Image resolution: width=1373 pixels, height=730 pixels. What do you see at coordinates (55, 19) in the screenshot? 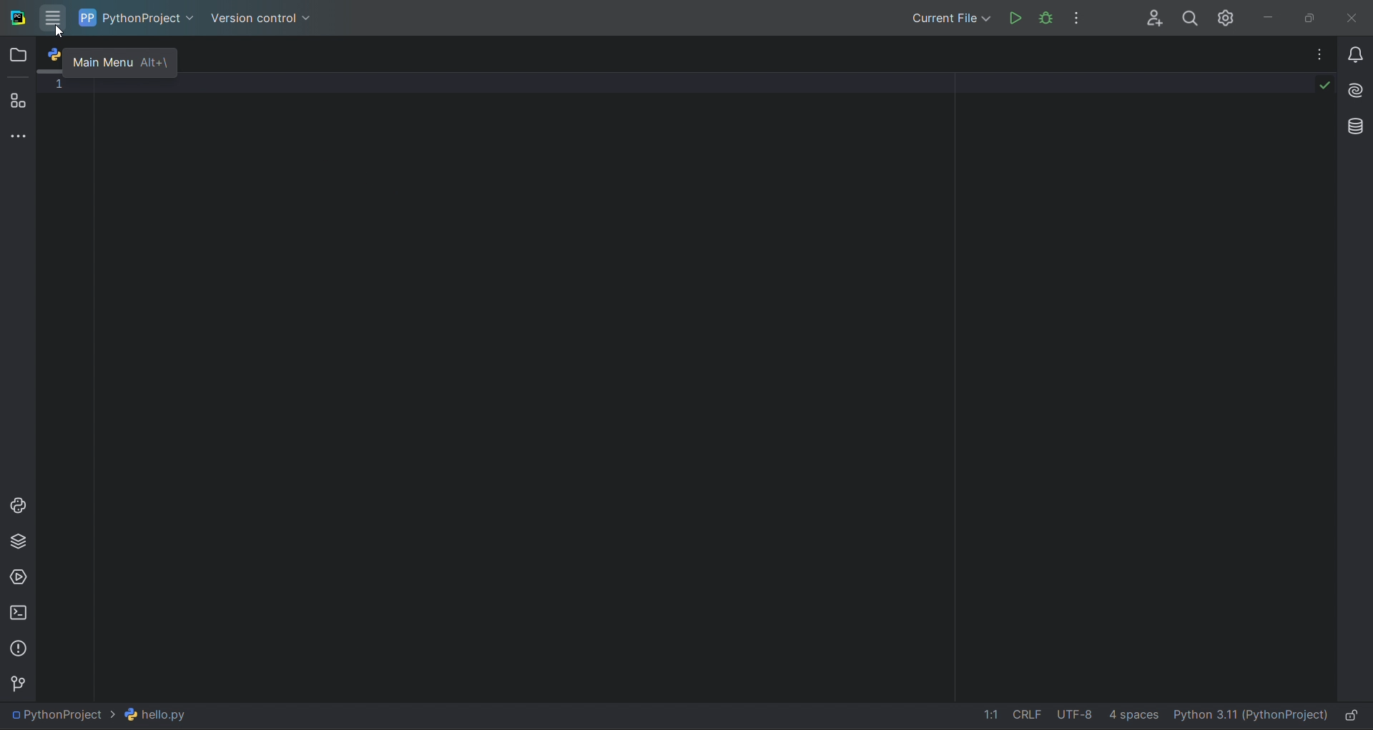
I see `menu` at bounding box center [55, 19].